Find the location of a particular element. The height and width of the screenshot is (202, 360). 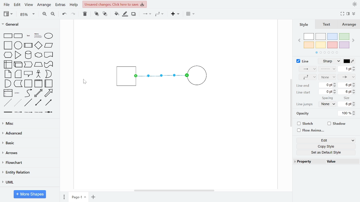

flowchart is located at coordinates (29, 163).